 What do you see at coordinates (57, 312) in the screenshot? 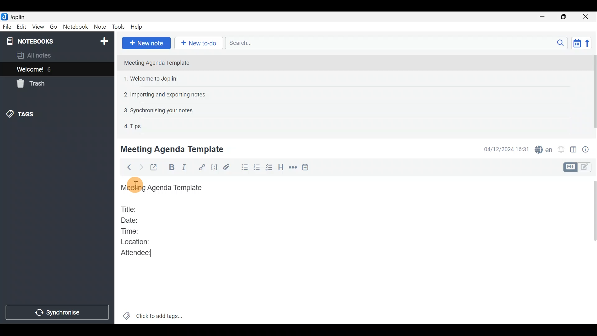
I see `Synchronise` at bounding box center [57, 312].